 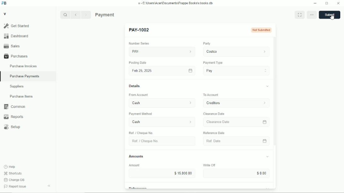 What do you see at coordinates (138, 63) in the screenshot?
I see `Posting Date` at bounding box center [138, 63].